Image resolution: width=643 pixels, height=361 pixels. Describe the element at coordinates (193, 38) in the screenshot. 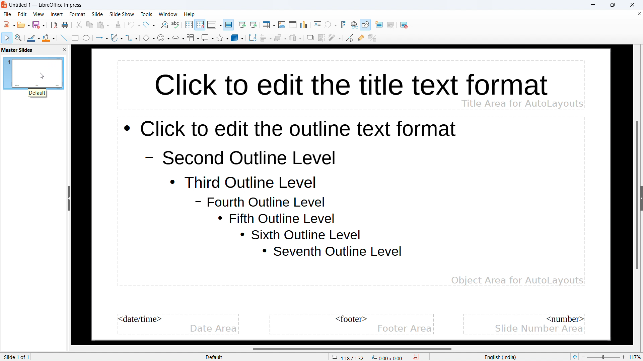

I see `flowchart` at that location.